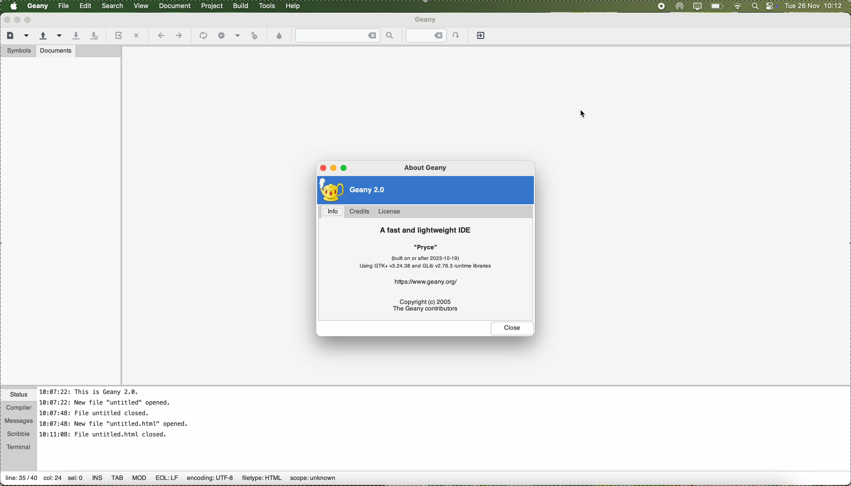 The width and height of the screenshot is (851, 486). I want to click on find the entered text in the current file, so click(344, 35).